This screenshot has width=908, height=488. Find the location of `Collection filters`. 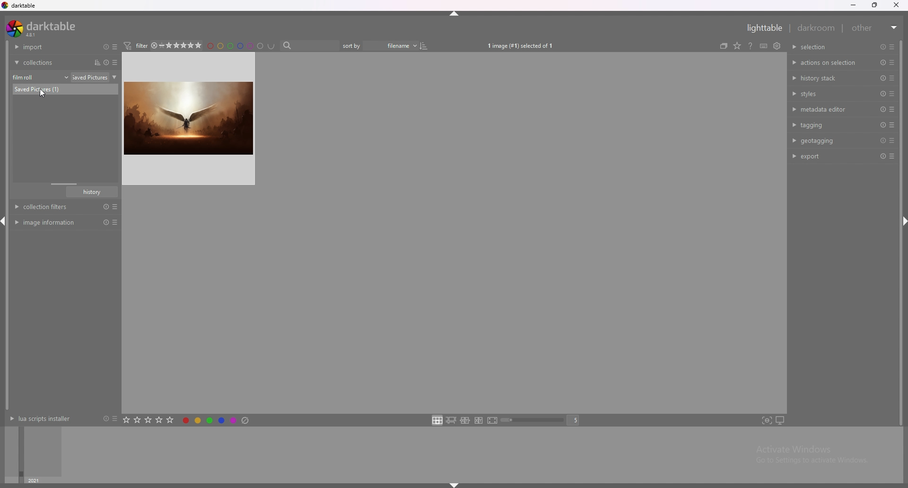

Collection filters is located at coordinates (67, 207).